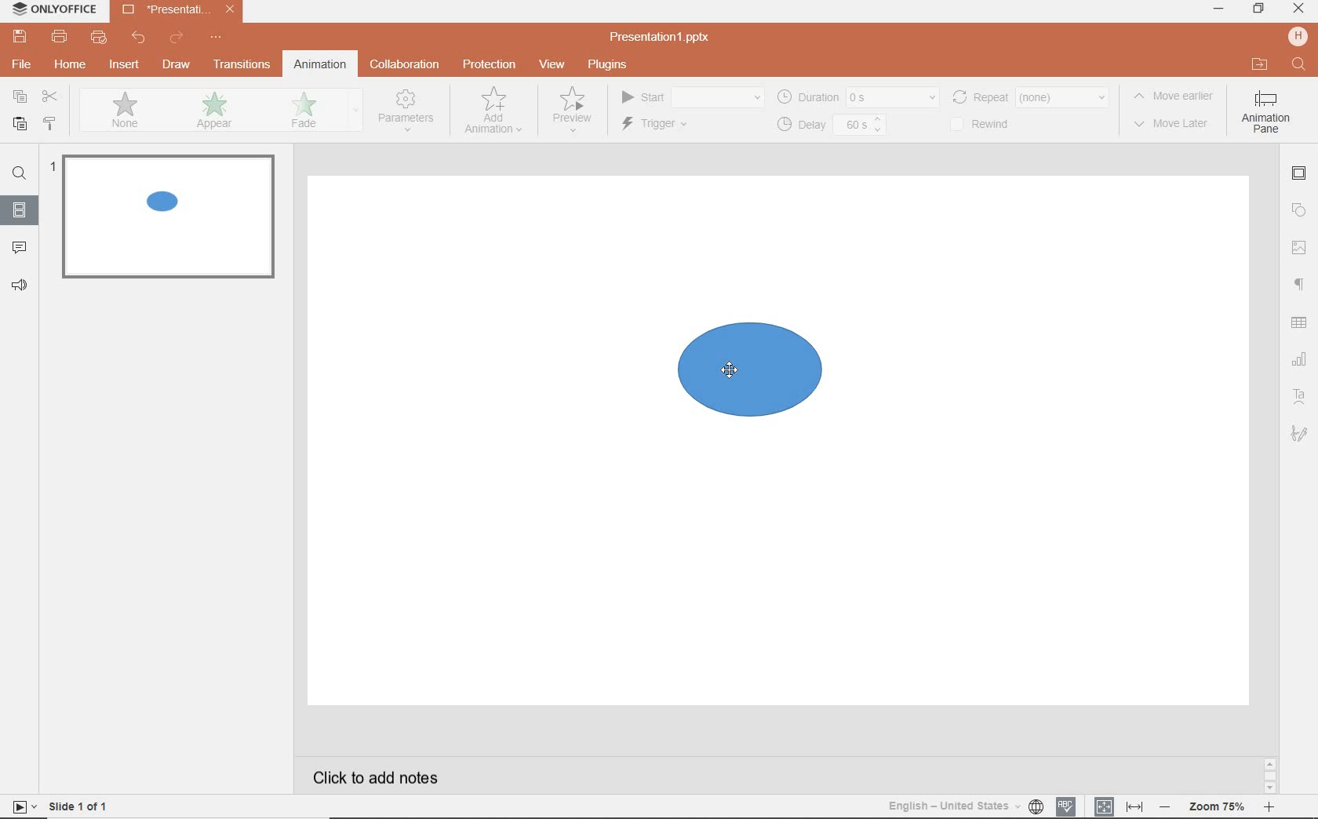  What do you see at coordinates (1298, 9) in the screenshot?
I see `CLOSE` at bounding box center [1298, 9].